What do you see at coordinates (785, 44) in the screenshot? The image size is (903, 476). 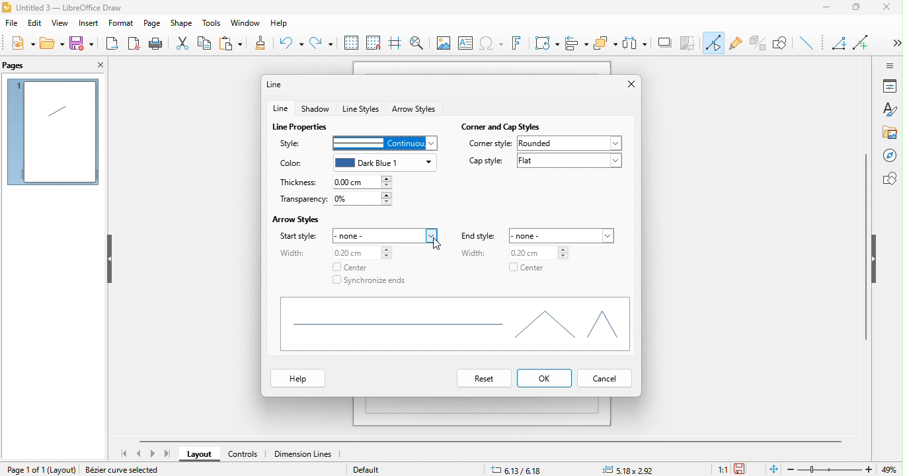 I see `show the draw function` at bounding box center [785, 44].